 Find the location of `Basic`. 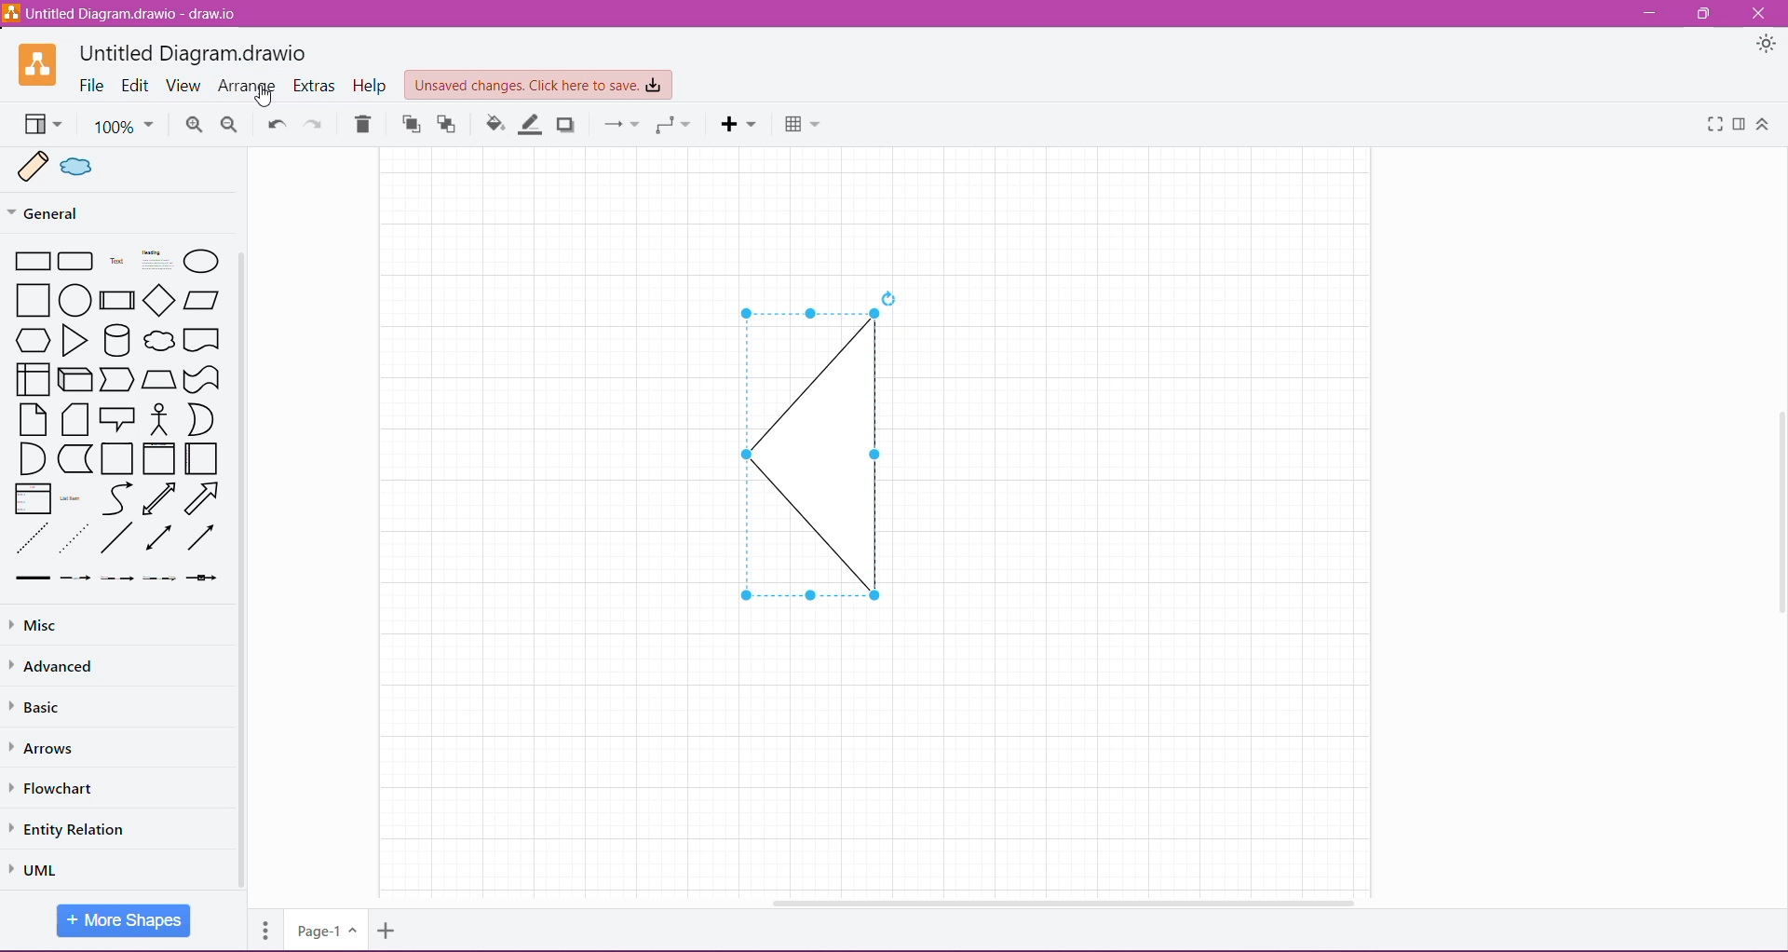

Basic is located at coordinates (36, 710).